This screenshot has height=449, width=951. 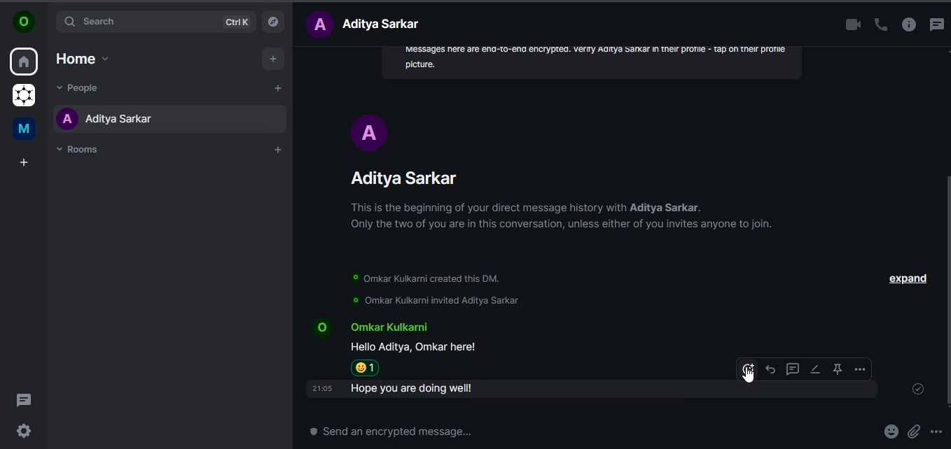 What do you see at coordinates (595, 61) in the screenshot?
I see `‘Messages nere are enc-10-ena encrypea. veriry Aaitya Safar in their profile - tap on their profile.
picture.` at bounding box center [595, 61].